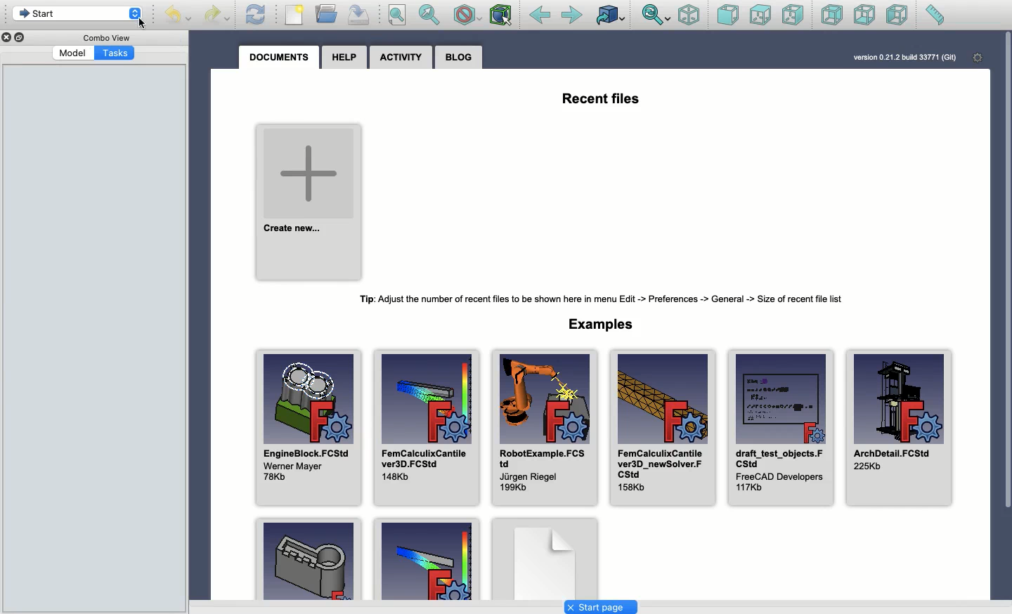 The height and width of the screenshot is (614, 1012). I want to click on Back, so click(833, 15).